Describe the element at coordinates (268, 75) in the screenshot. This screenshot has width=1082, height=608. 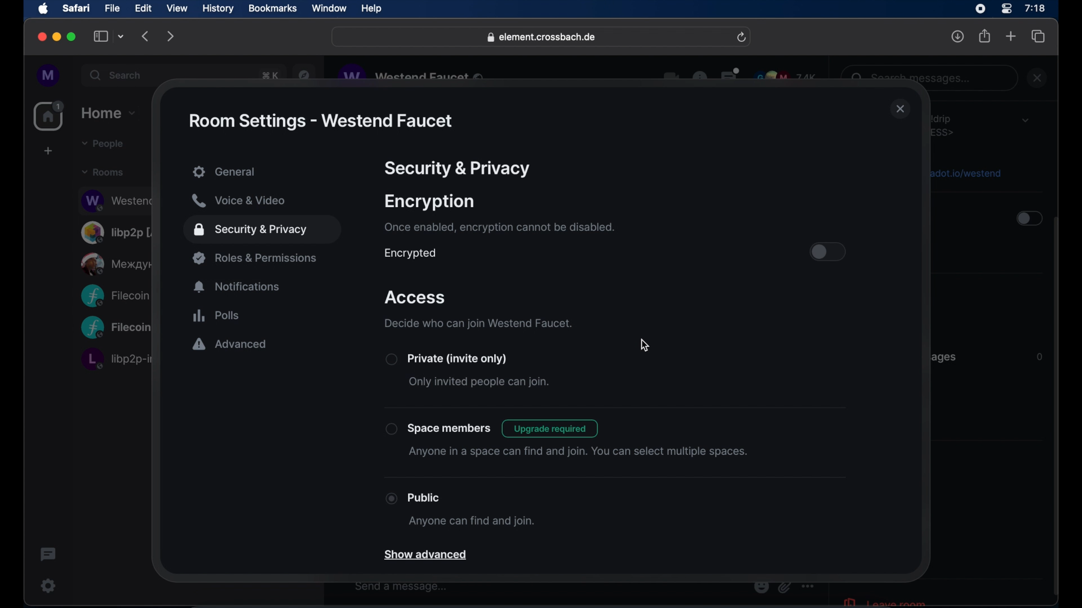
I see `obscure` at that location.